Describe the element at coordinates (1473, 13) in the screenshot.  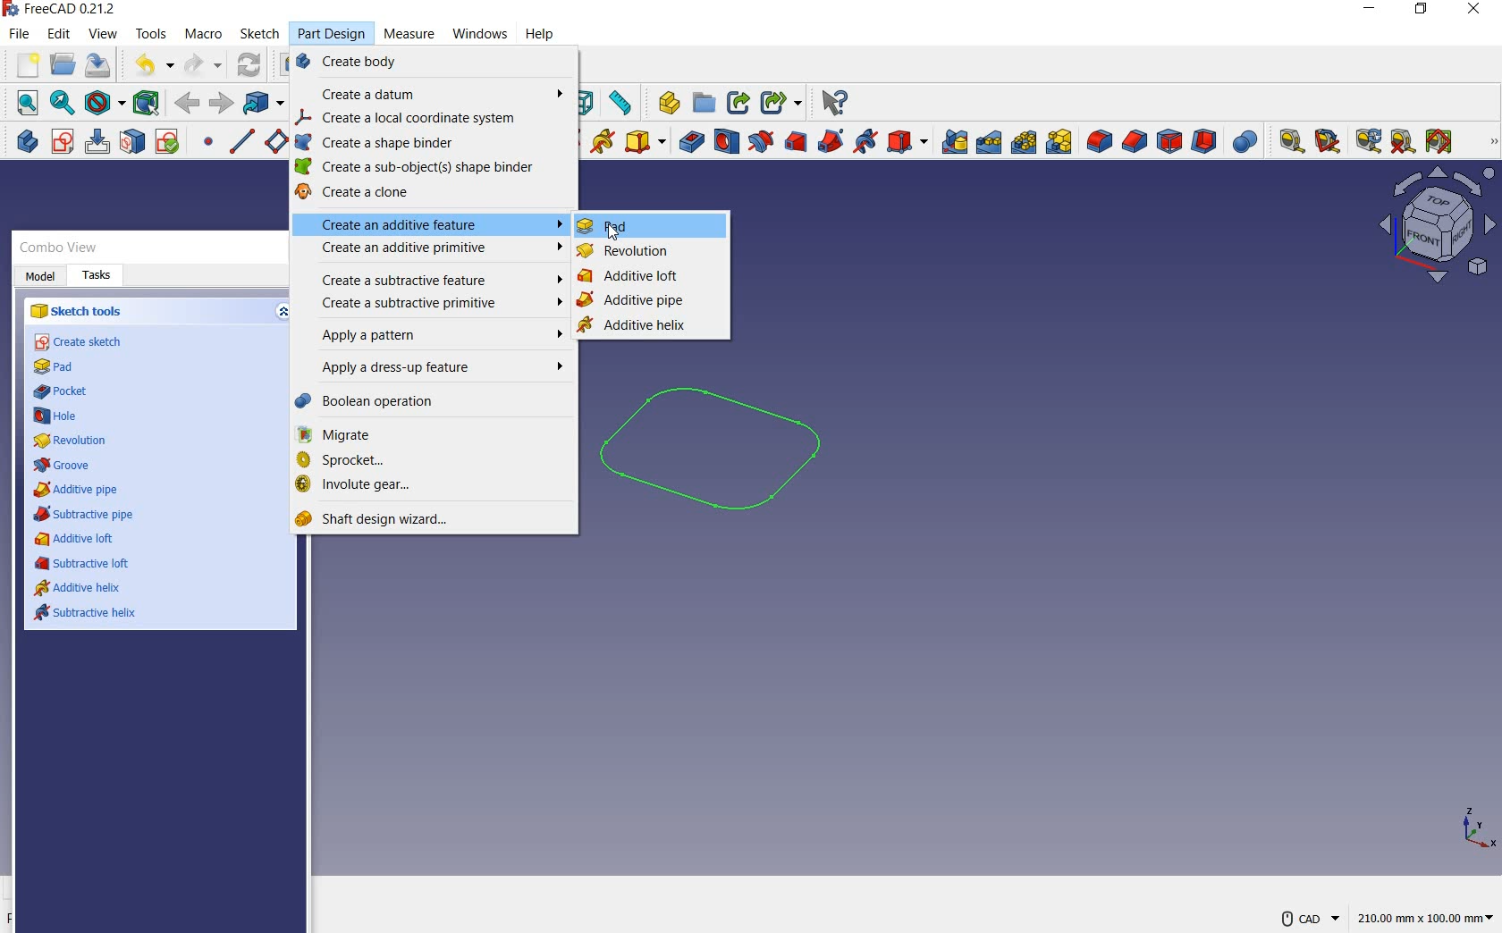
I see `close` at that location.